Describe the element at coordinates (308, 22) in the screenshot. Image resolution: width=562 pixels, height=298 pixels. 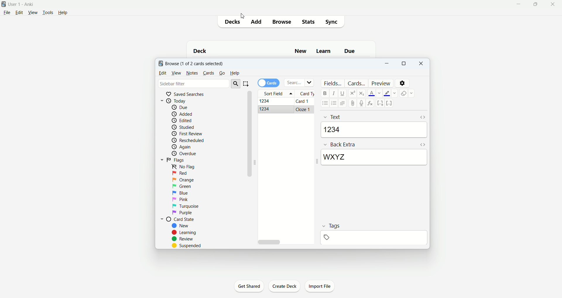
I see `stats` at that location.